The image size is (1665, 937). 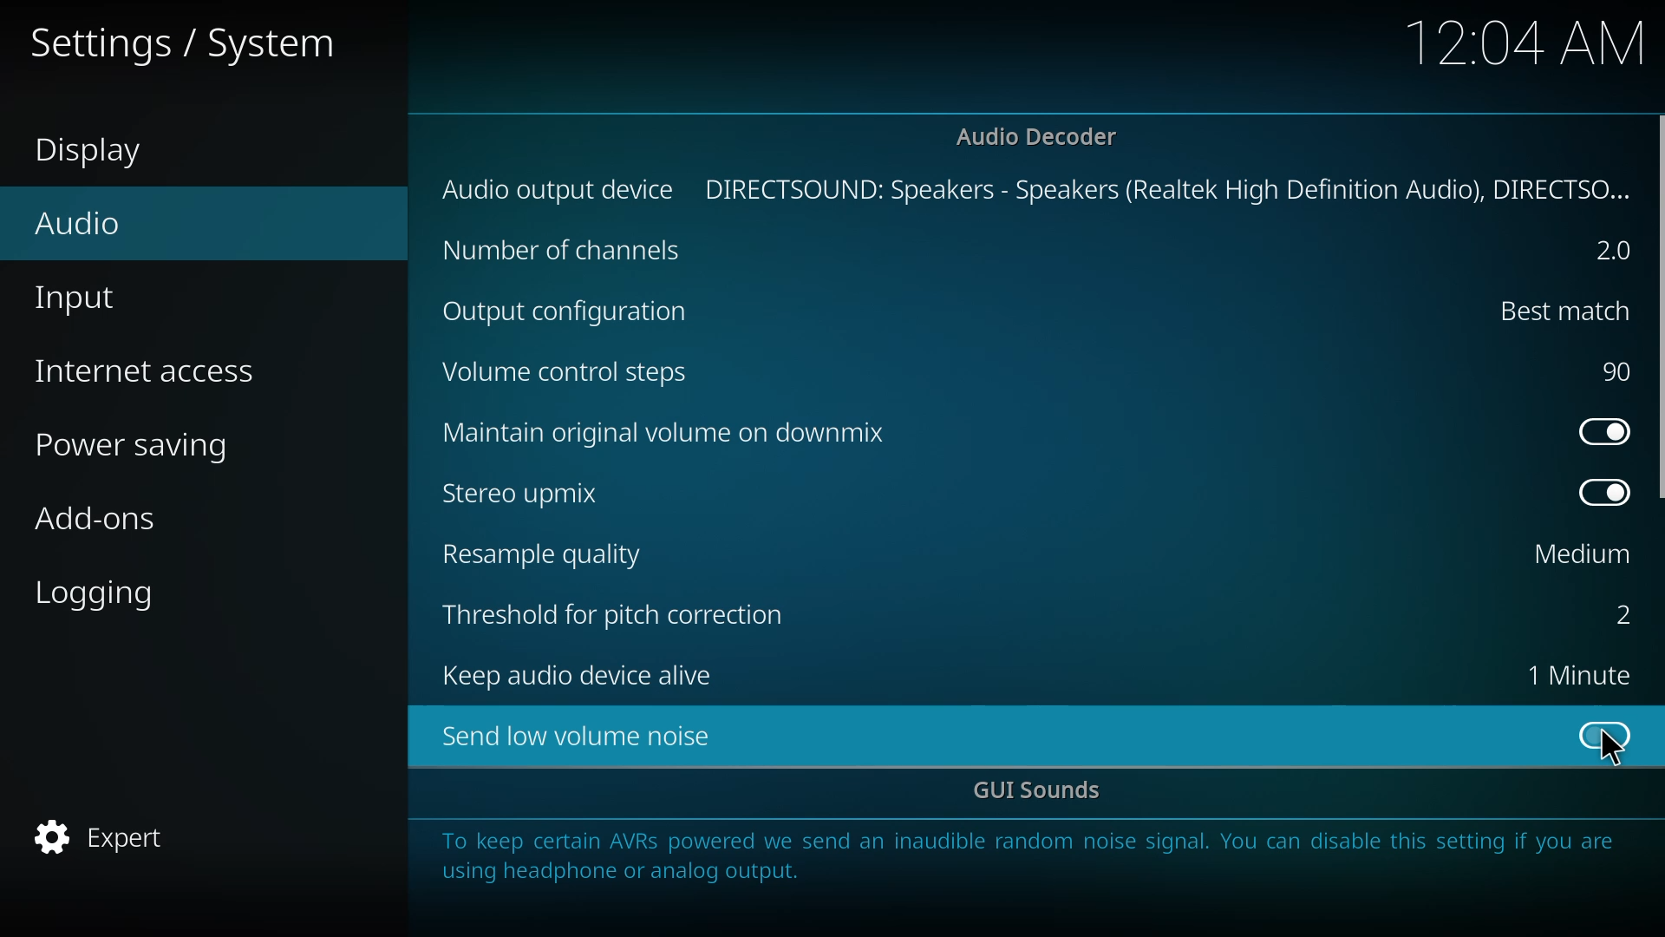 I want to click on add-ons, so click(x=100, y=520).